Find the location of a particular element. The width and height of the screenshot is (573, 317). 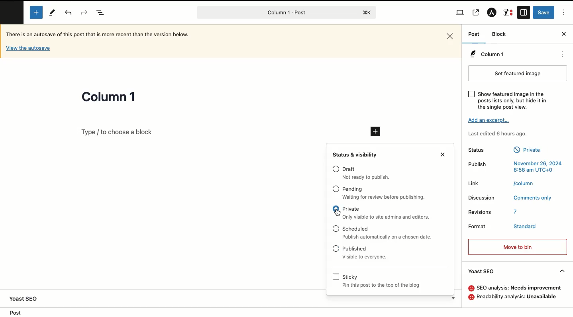

Private is located at coordinates (351, 209).